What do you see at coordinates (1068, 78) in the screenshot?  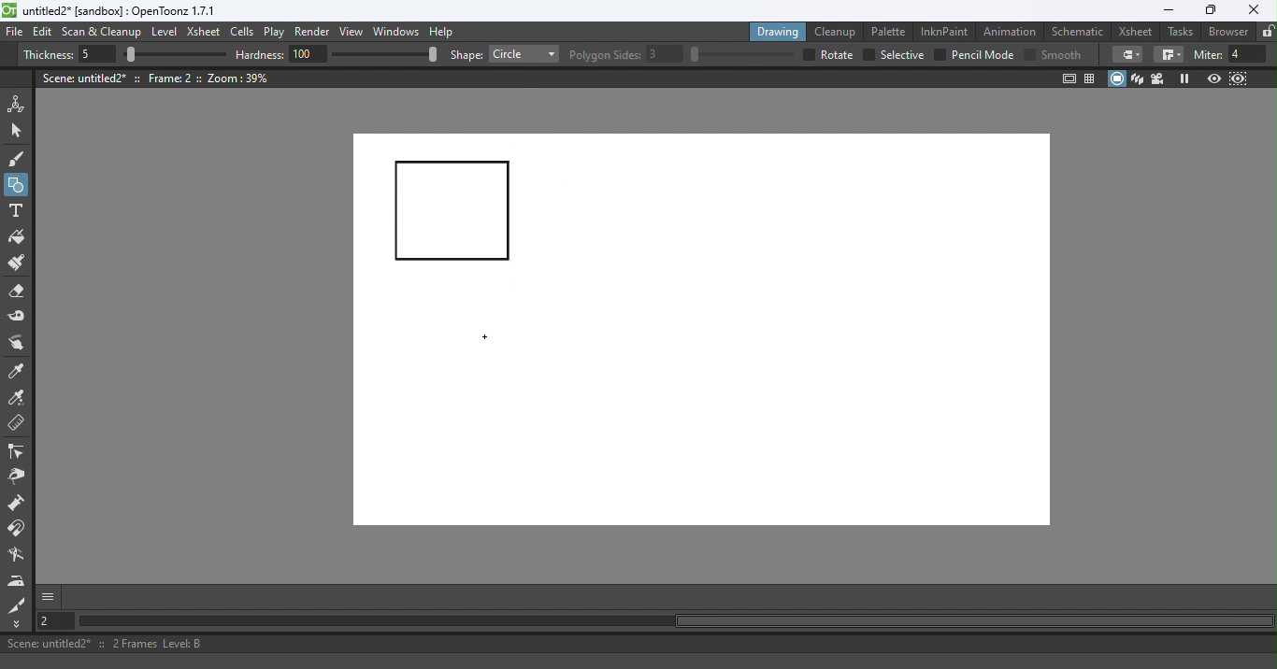 I see `Safe area` at bounding box center [1068, 78].